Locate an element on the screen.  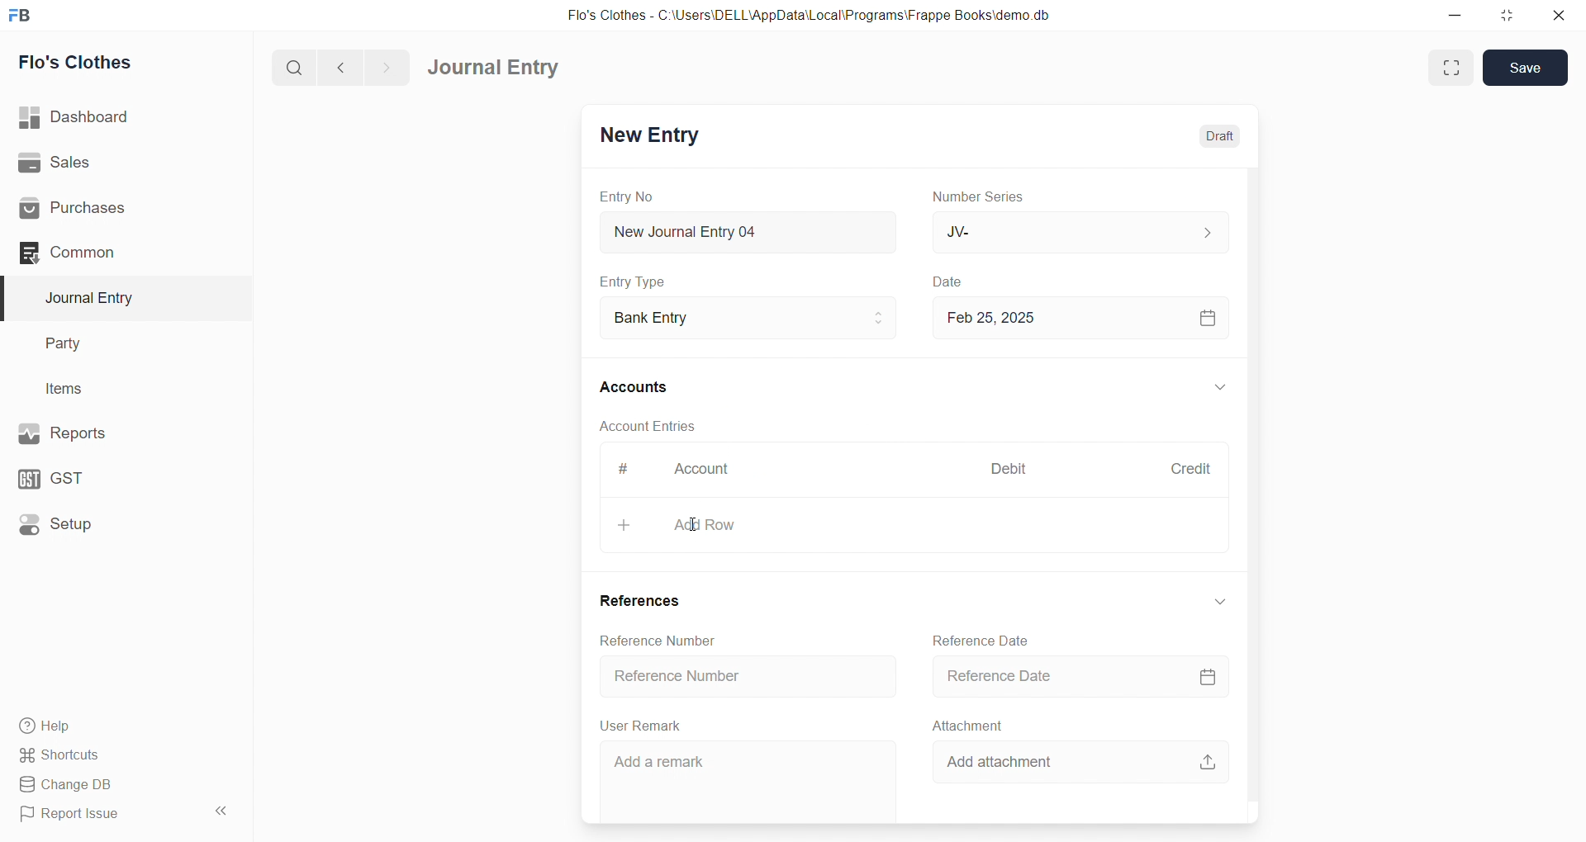
search is located at coordinates (297, 66).